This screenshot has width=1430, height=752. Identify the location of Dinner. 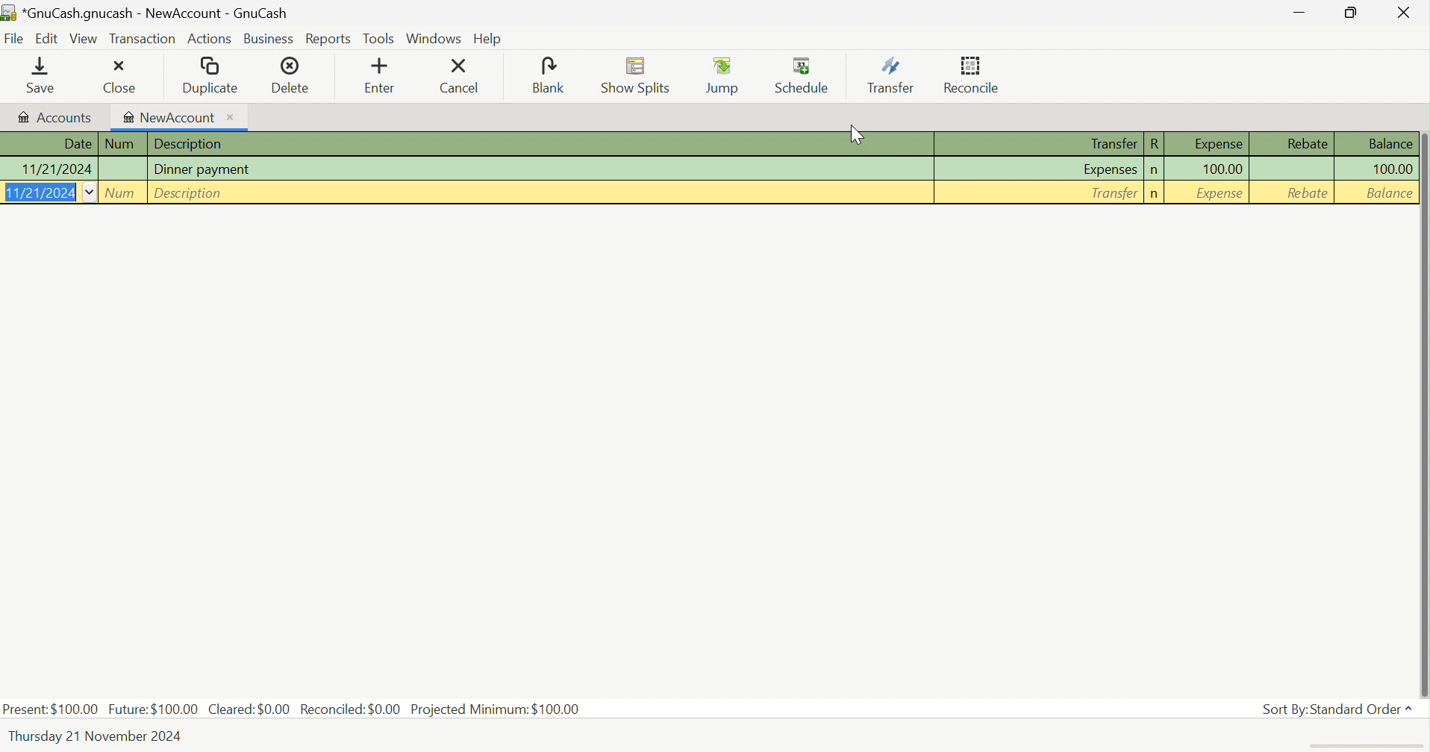
(207, 169).